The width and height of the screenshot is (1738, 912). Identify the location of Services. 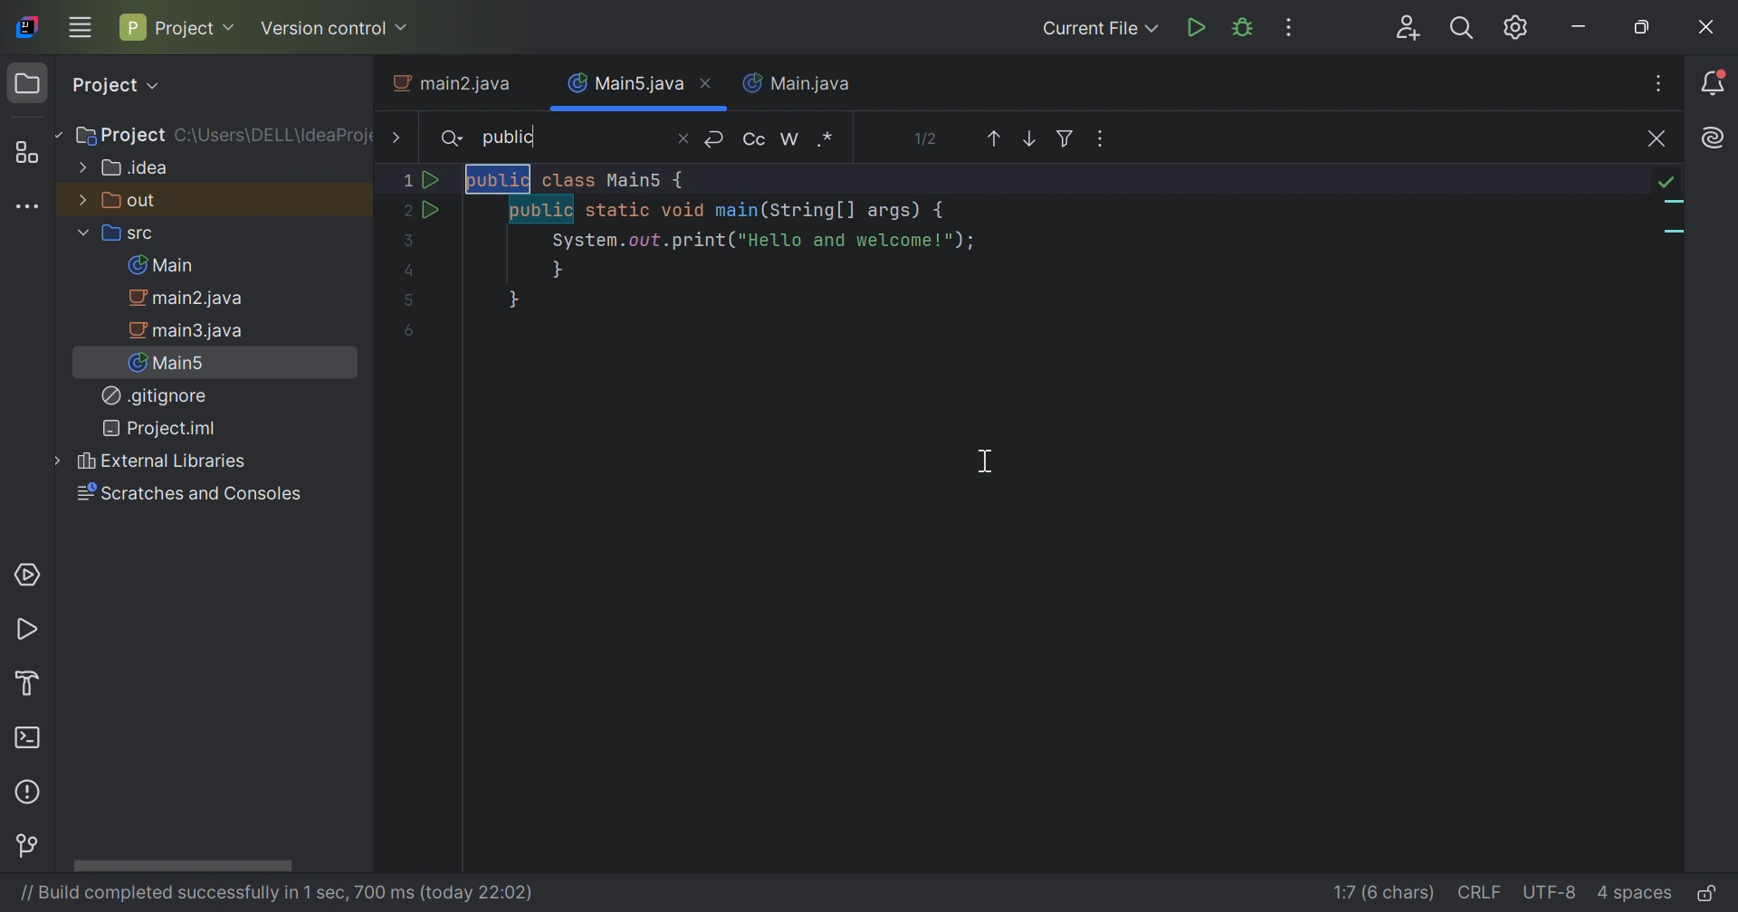
(25, 573).